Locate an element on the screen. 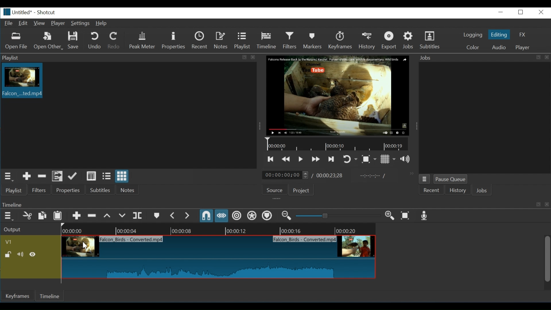  Split at playhead is located at coordinates (138, 216).